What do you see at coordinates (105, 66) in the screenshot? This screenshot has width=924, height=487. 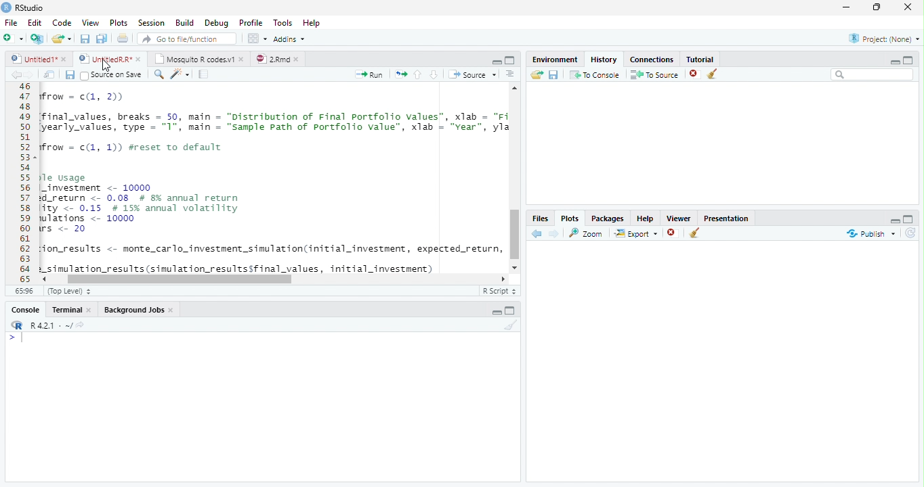 I see `Mouse Cursor` at bounding box center [105, 66].